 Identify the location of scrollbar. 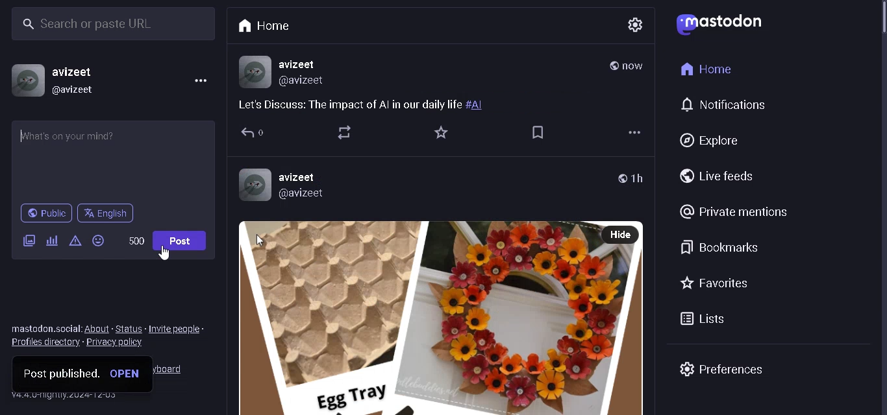
(869, 23).